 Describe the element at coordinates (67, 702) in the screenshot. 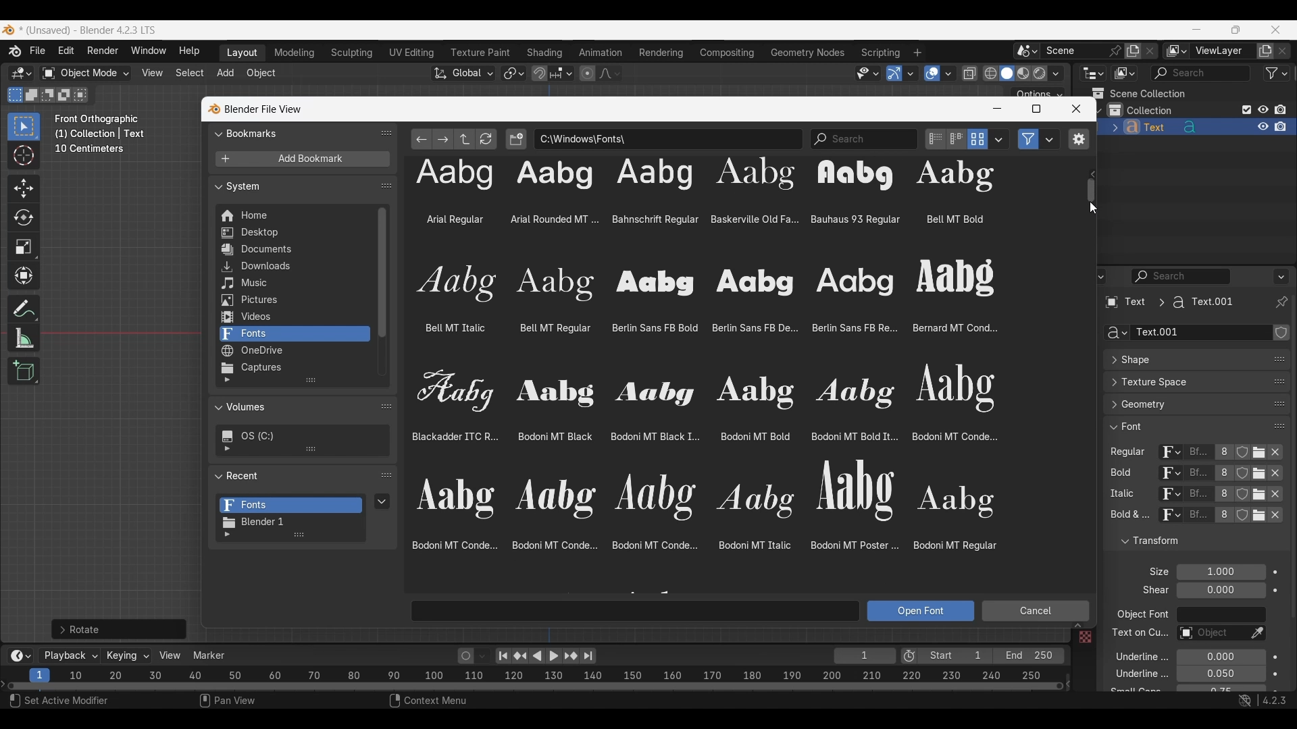

I see `Select` at that location.